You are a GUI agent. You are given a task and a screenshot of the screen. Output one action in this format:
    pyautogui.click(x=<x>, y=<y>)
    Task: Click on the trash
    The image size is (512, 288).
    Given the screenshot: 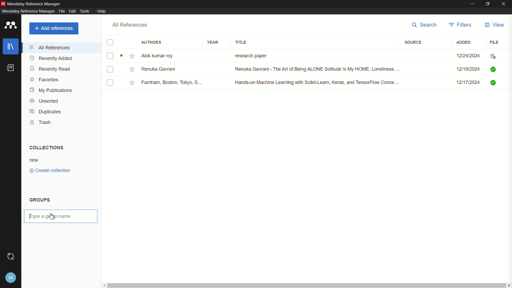 What is the action you would take?
    pyautogui.click(x=42, y=122)
    